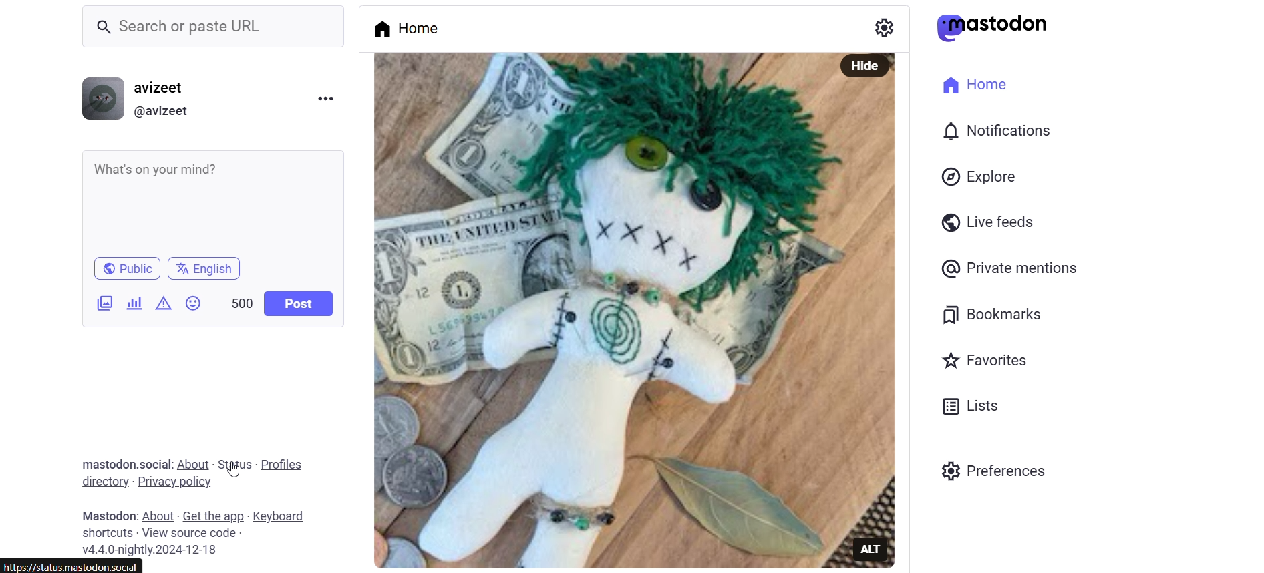  I want to click on add a poll, so click(134, 305).